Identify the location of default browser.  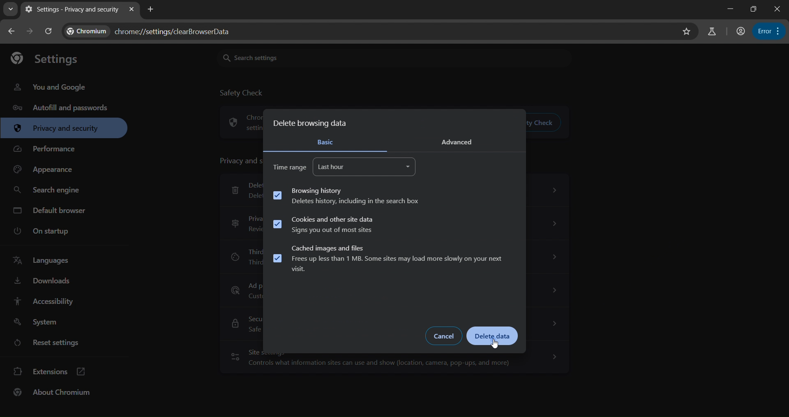
(53, 213).